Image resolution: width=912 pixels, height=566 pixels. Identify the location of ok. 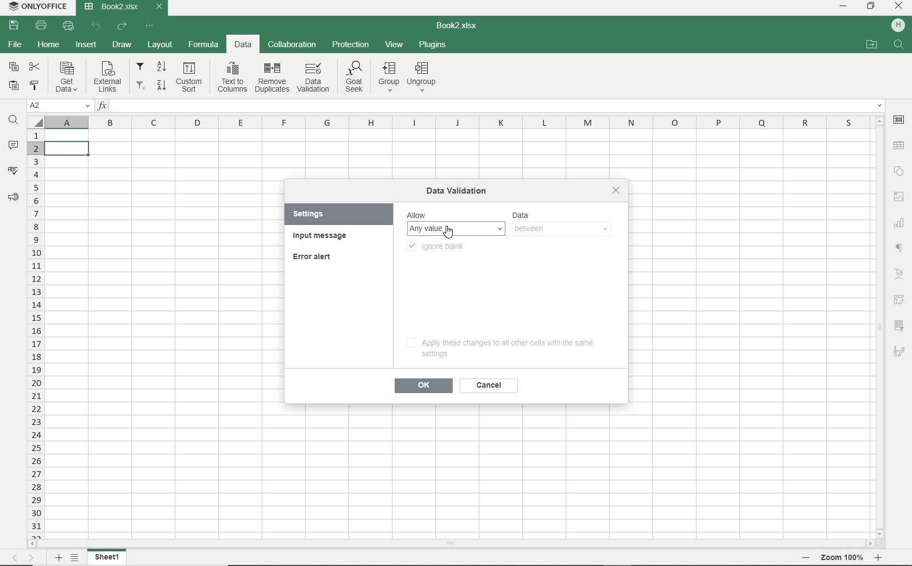
(423, 385).